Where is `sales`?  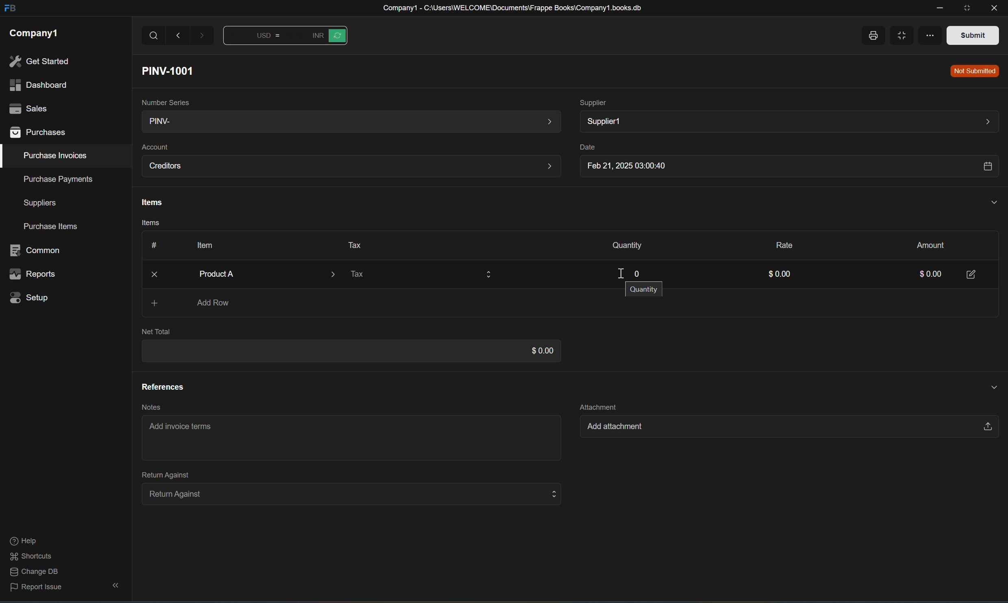
sales is located at coordinates (26, 107).